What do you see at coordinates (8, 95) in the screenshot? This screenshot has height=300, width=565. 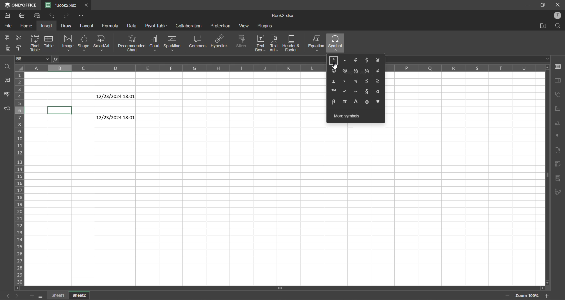 I see `spellcheck` at bounding box center [8, 95].